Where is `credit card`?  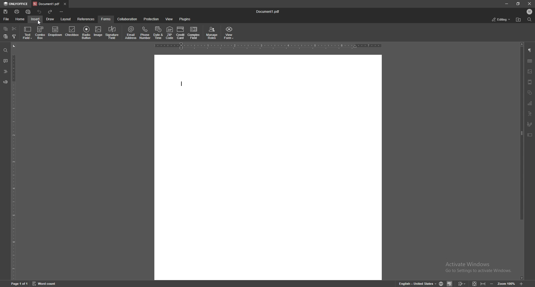 credit card is located at coordinates (181, 33).